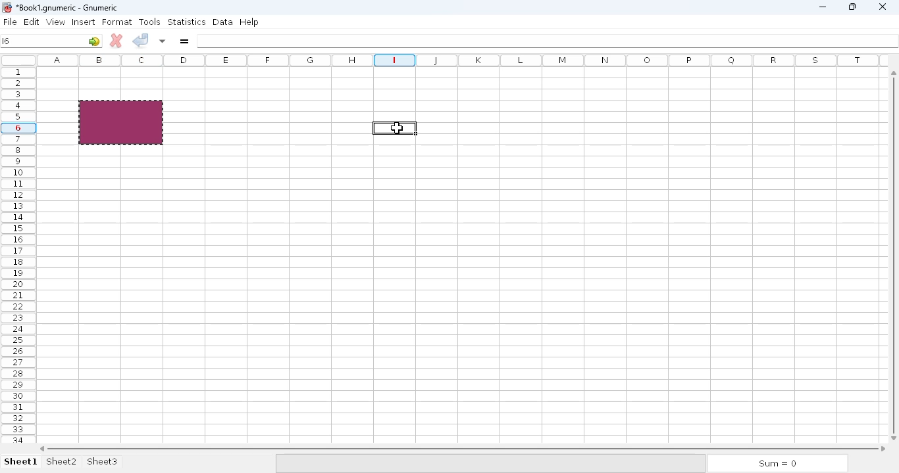  What do you see at coordinates (186, 22) in the screenshot?
I see `statistics` at bounding box center [186, 22].